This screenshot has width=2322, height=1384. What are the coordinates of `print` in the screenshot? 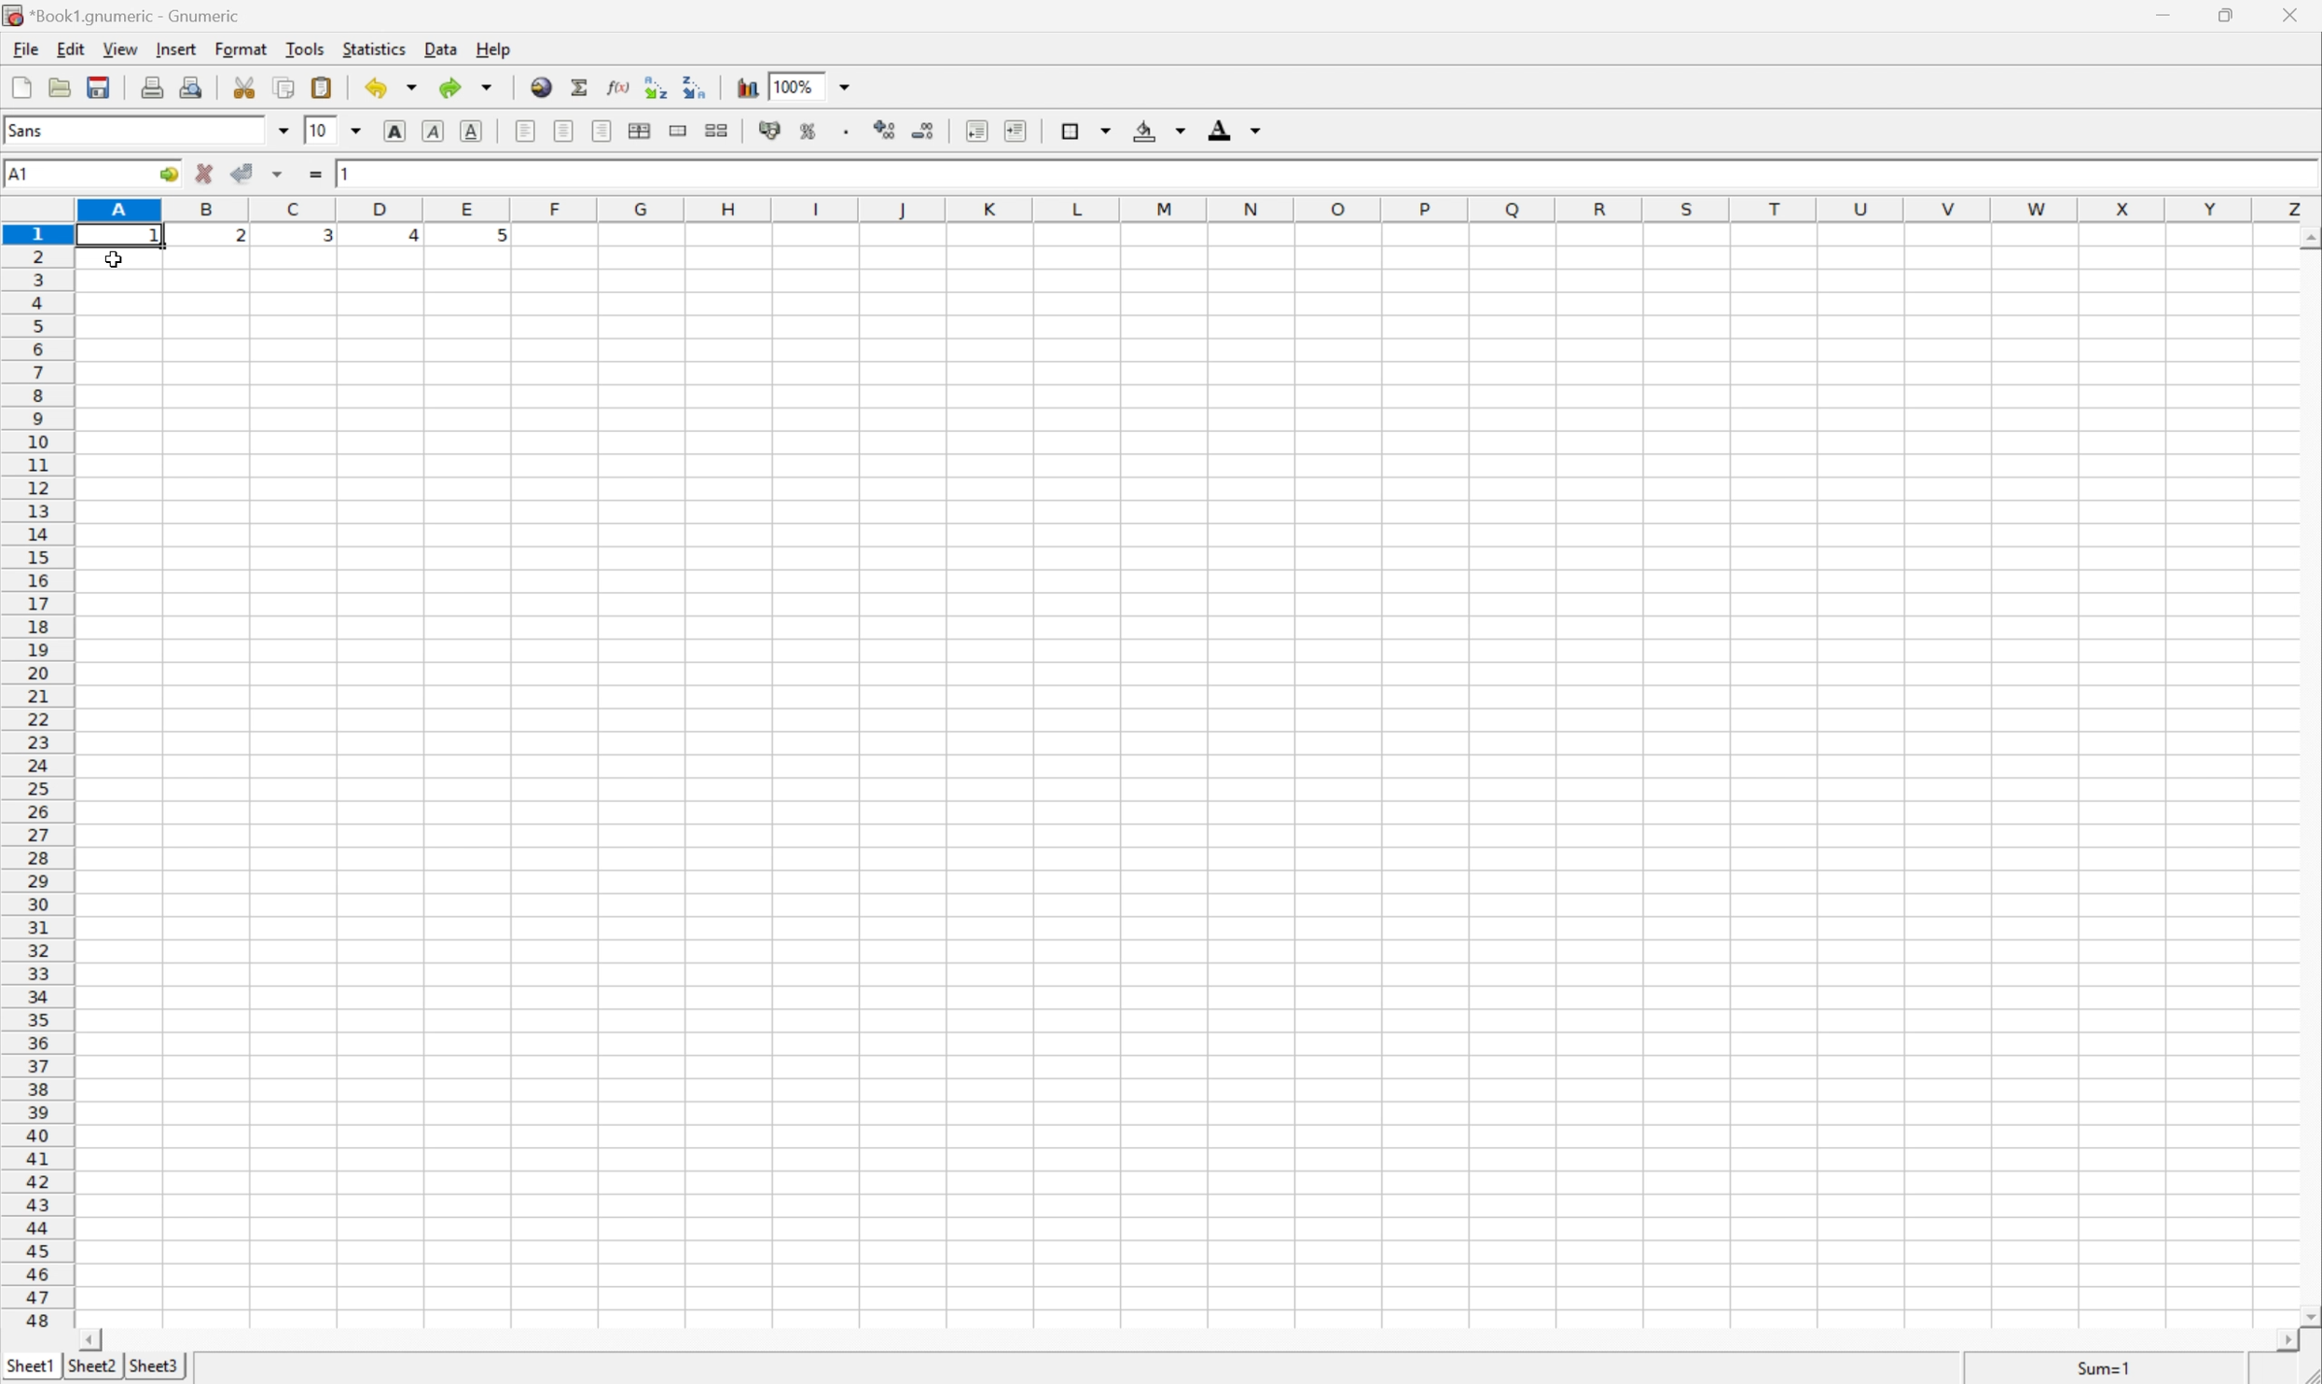 It's located at (151, 86).